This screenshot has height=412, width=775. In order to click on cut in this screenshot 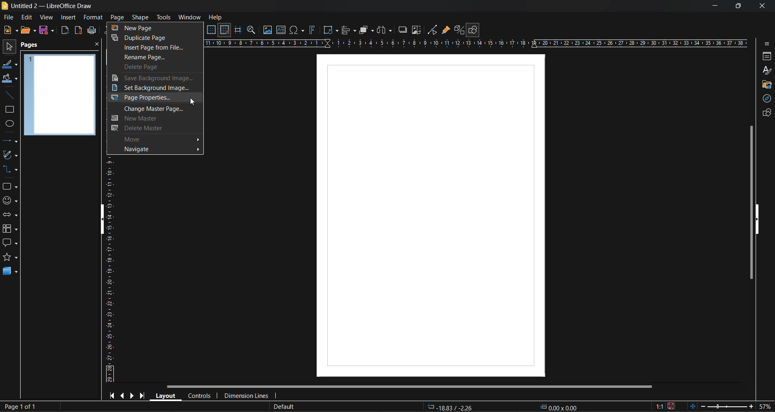, I will do `click(106, 31)`.